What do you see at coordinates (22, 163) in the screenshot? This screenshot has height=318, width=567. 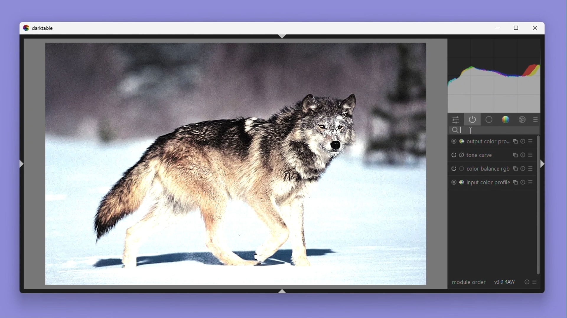 I see `shift+ctrl+l` at bounding box center [22, 163].